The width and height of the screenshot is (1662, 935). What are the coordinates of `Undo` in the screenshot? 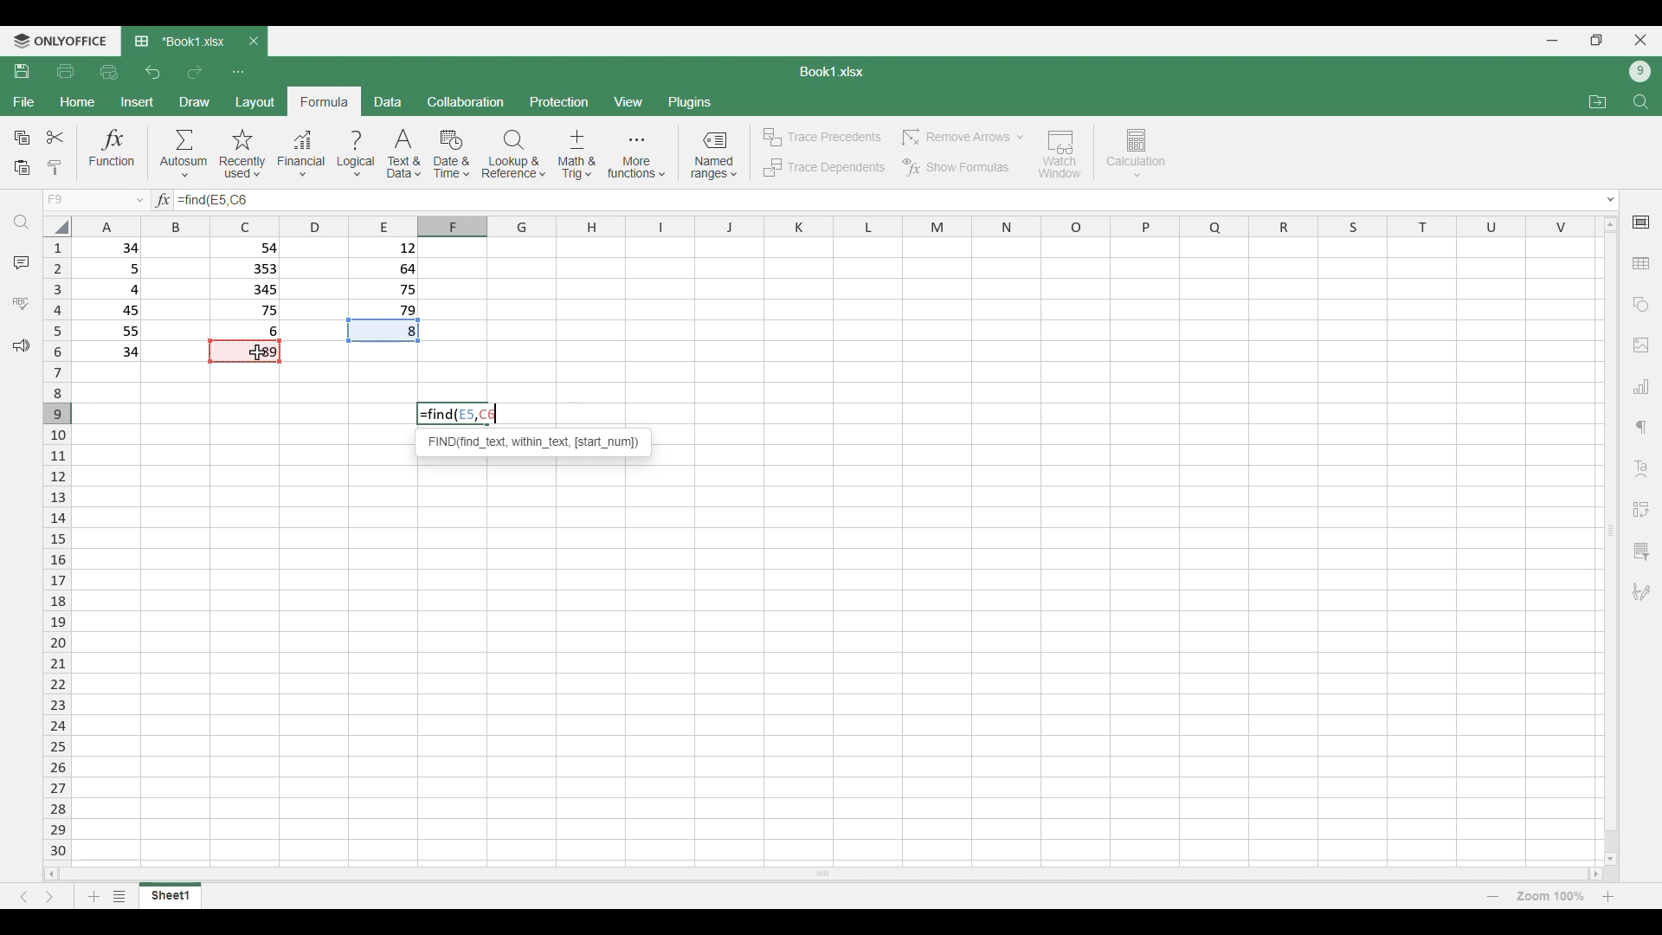 It's located at (154, 72).